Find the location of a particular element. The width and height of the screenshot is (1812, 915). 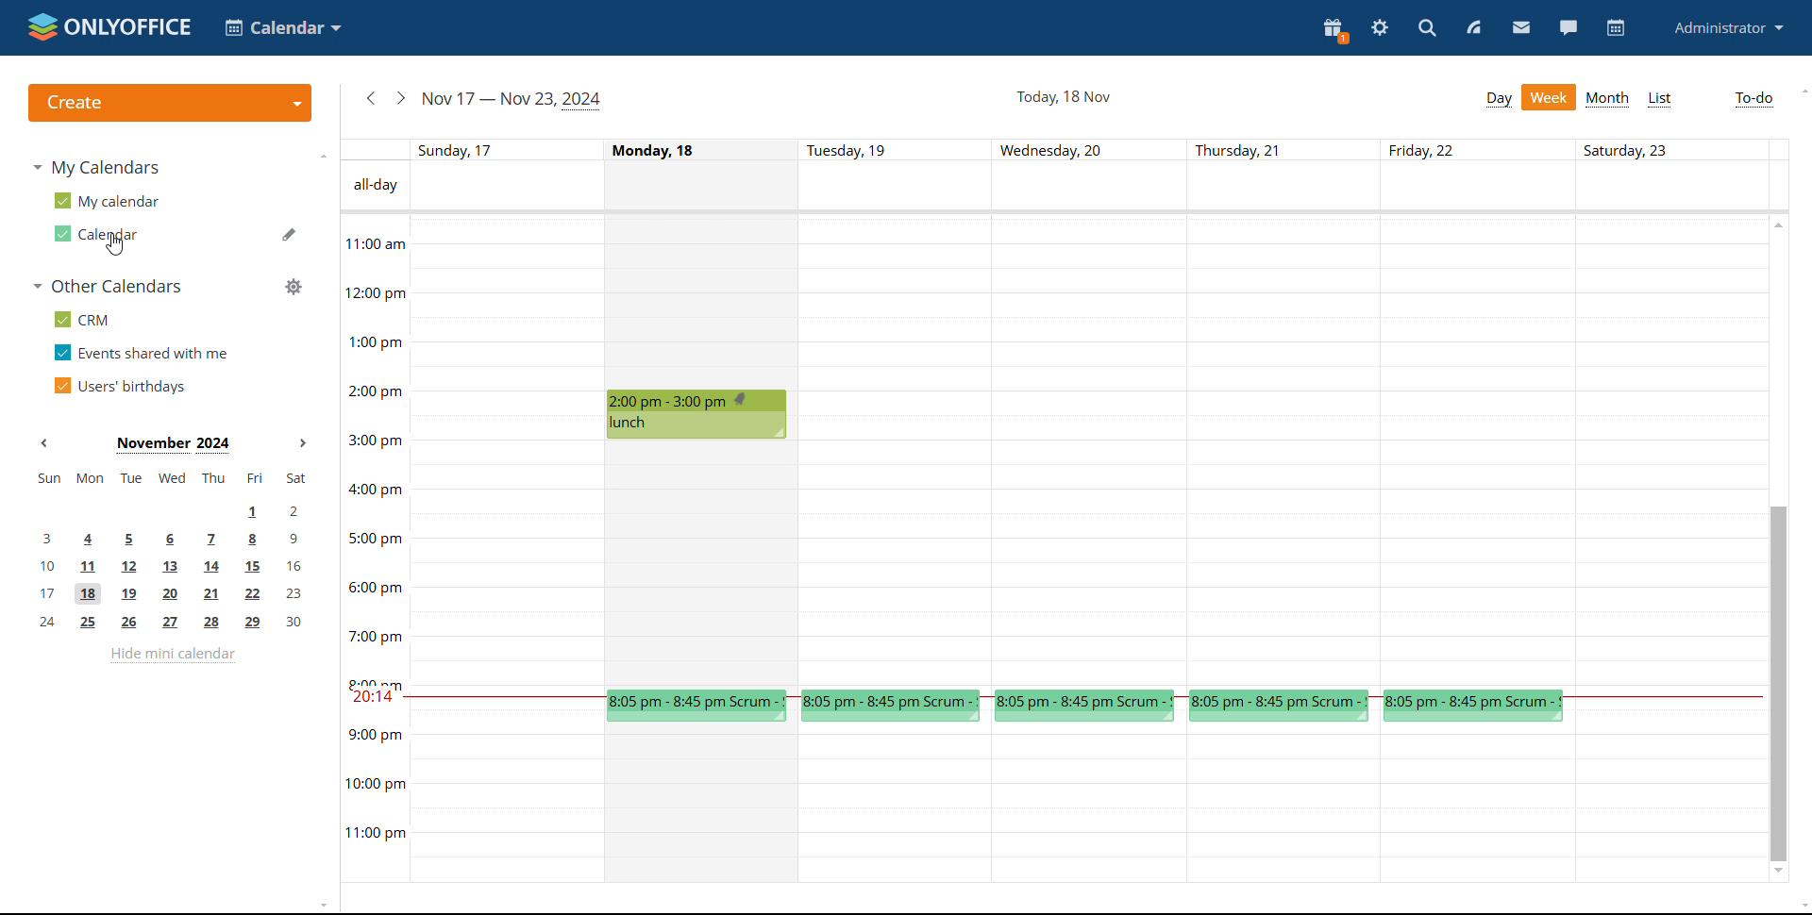

week view is located at coordinates (1550, 98).